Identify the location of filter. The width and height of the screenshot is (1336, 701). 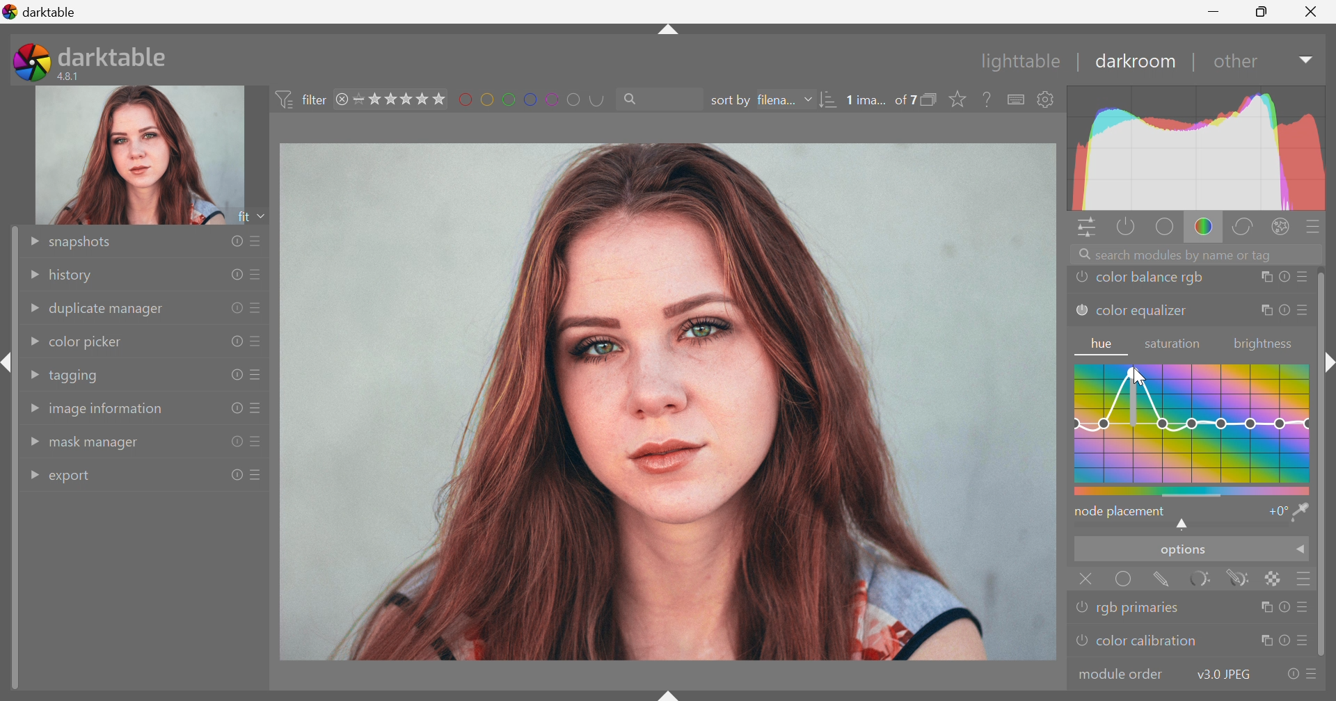
(300, 97).